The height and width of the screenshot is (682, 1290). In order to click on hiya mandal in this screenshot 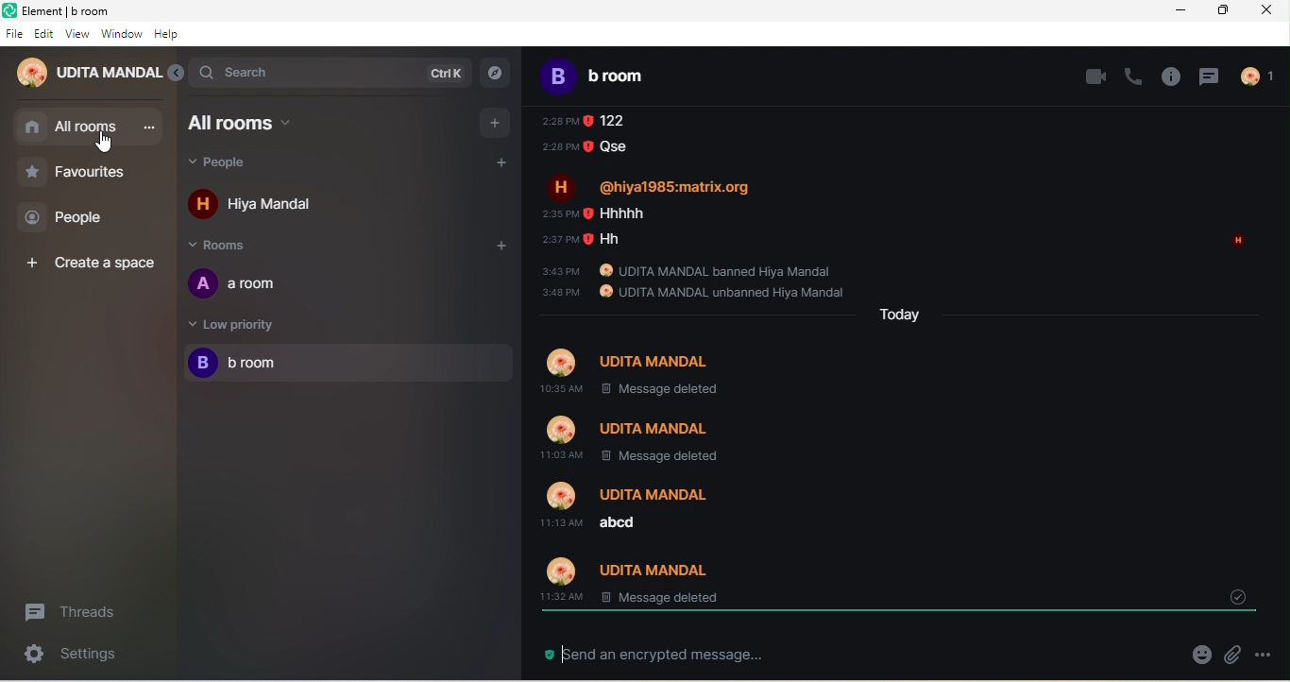, I will do `click(262, 203)`.